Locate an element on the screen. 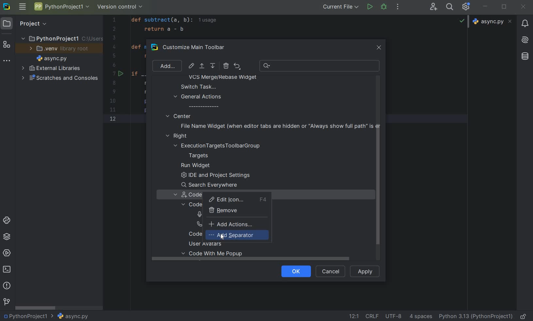 This screenshot has height=321, width=533. EDIT ICON is located at coordinates (191, 66).